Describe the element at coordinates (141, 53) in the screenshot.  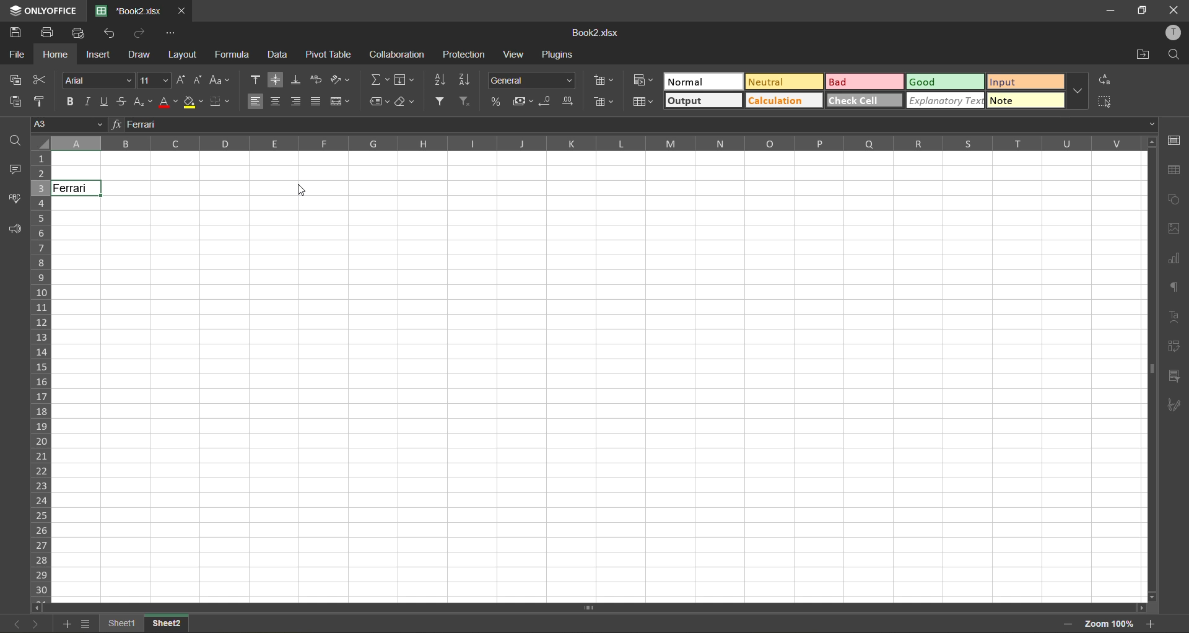
I see `draw` at that location.